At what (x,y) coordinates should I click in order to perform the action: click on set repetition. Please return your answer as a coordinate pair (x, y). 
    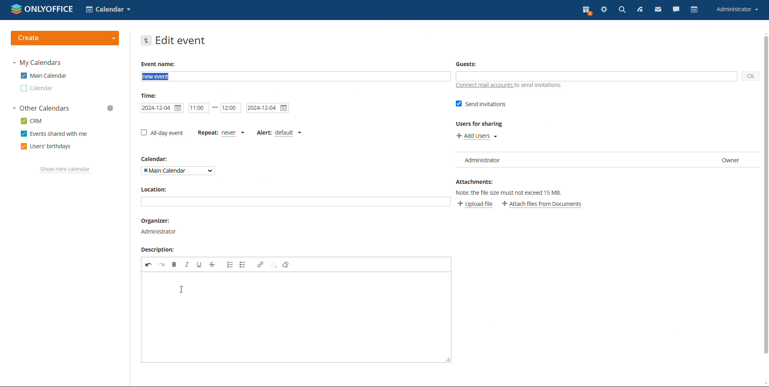
    Looking at the image, I should click on (207, 132).